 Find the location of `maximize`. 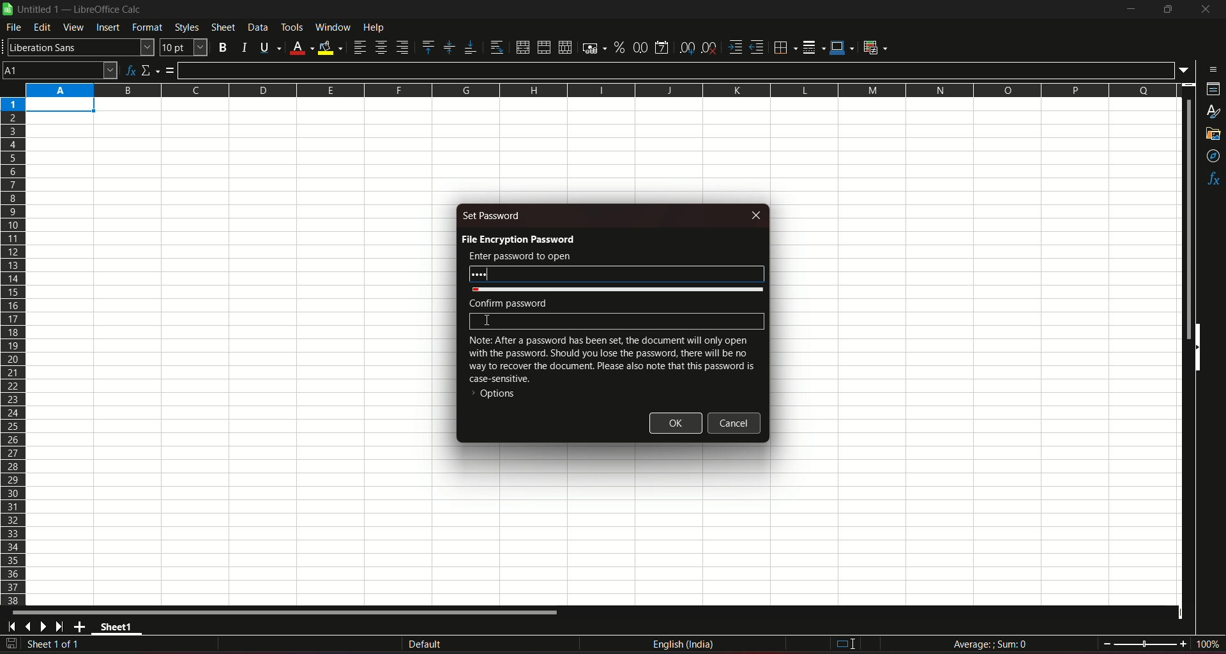

maximize is located at coordinates (1167, 10).